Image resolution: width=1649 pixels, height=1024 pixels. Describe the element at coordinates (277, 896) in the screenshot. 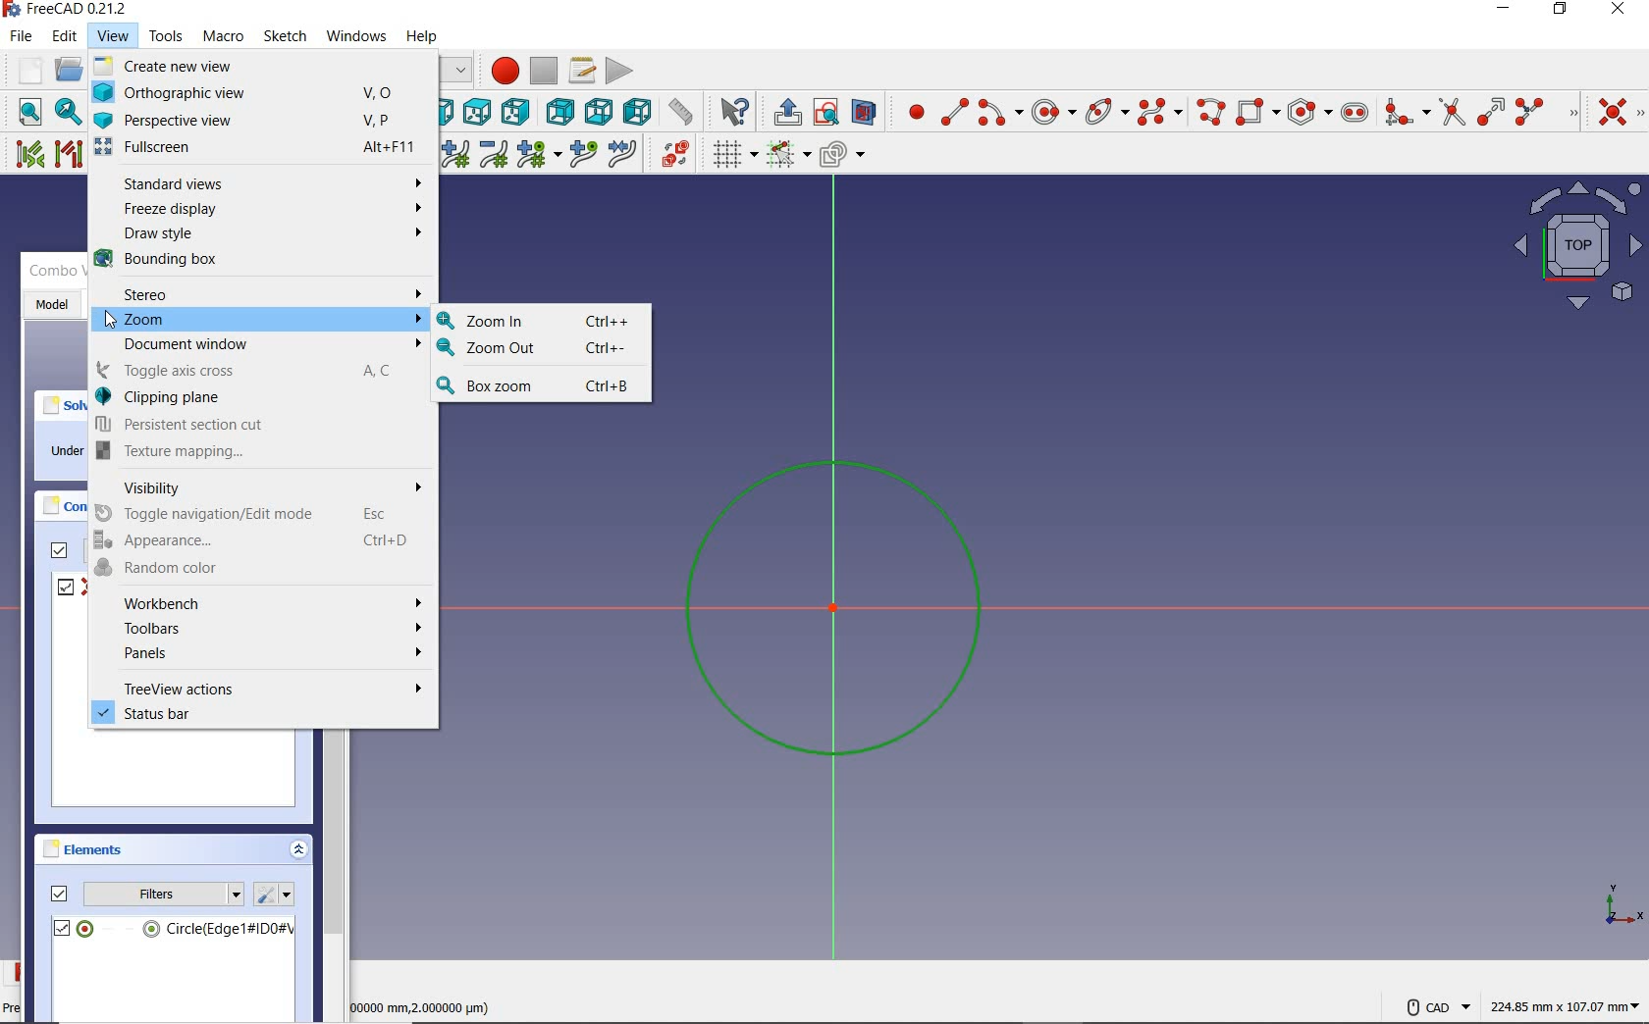

I see `settings` at that location.